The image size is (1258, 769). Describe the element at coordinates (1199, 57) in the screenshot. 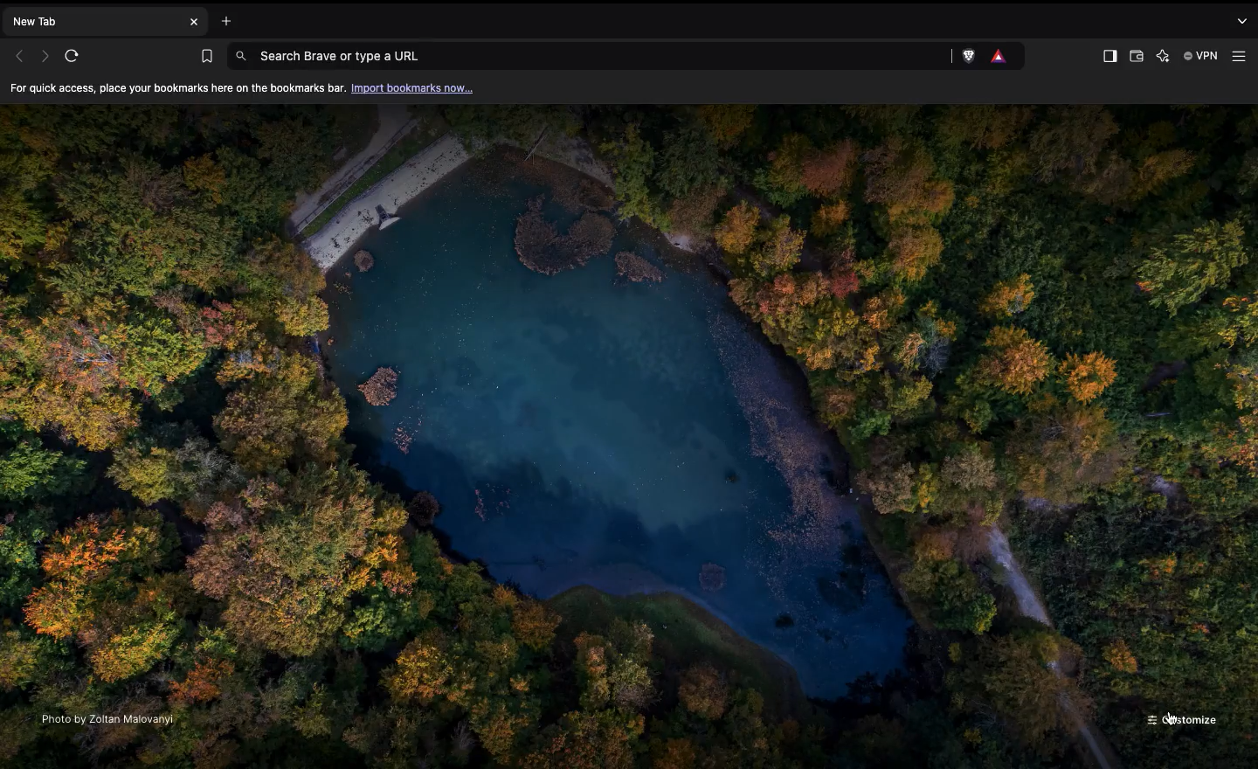

I see `Brave VPN` at that location.